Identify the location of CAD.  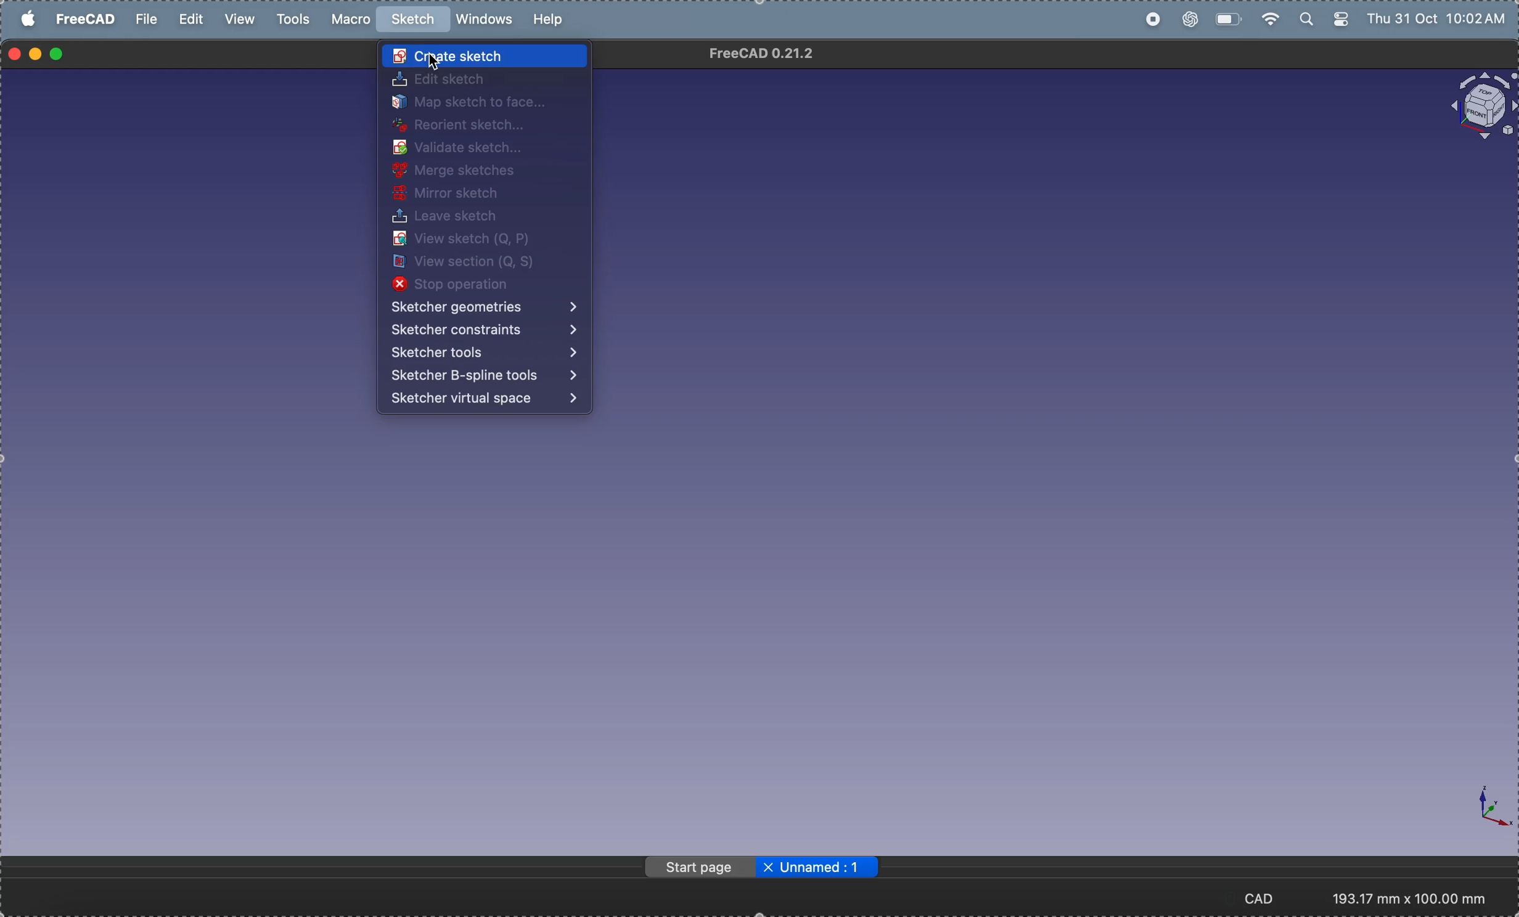
(1265, 897).